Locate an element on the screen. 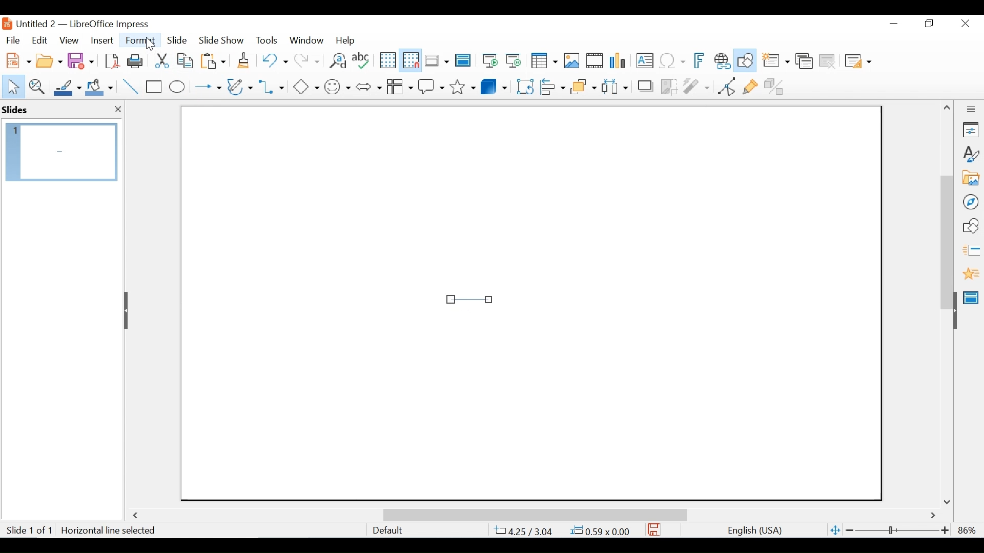 The image size is (984, 553). Duplicate slide is located at coordinates (804, 61).